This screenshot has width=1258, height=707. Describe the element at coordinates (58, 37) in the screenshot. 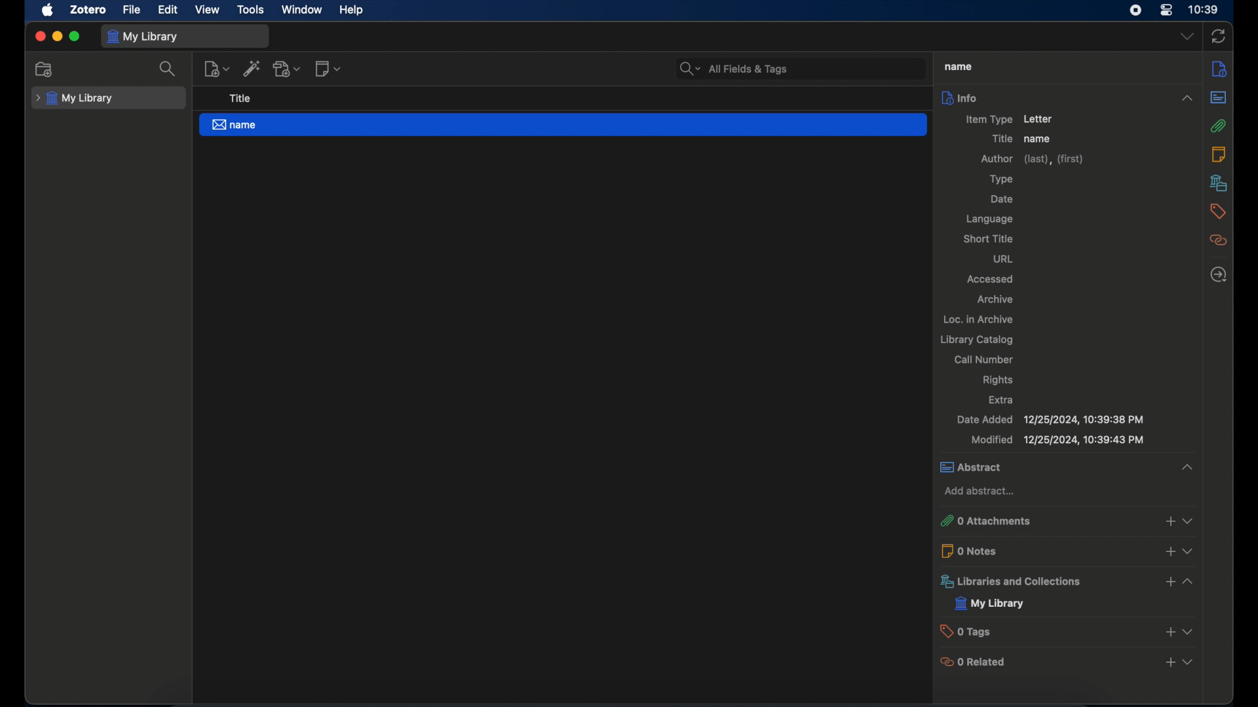

I see `minimize` at that location.